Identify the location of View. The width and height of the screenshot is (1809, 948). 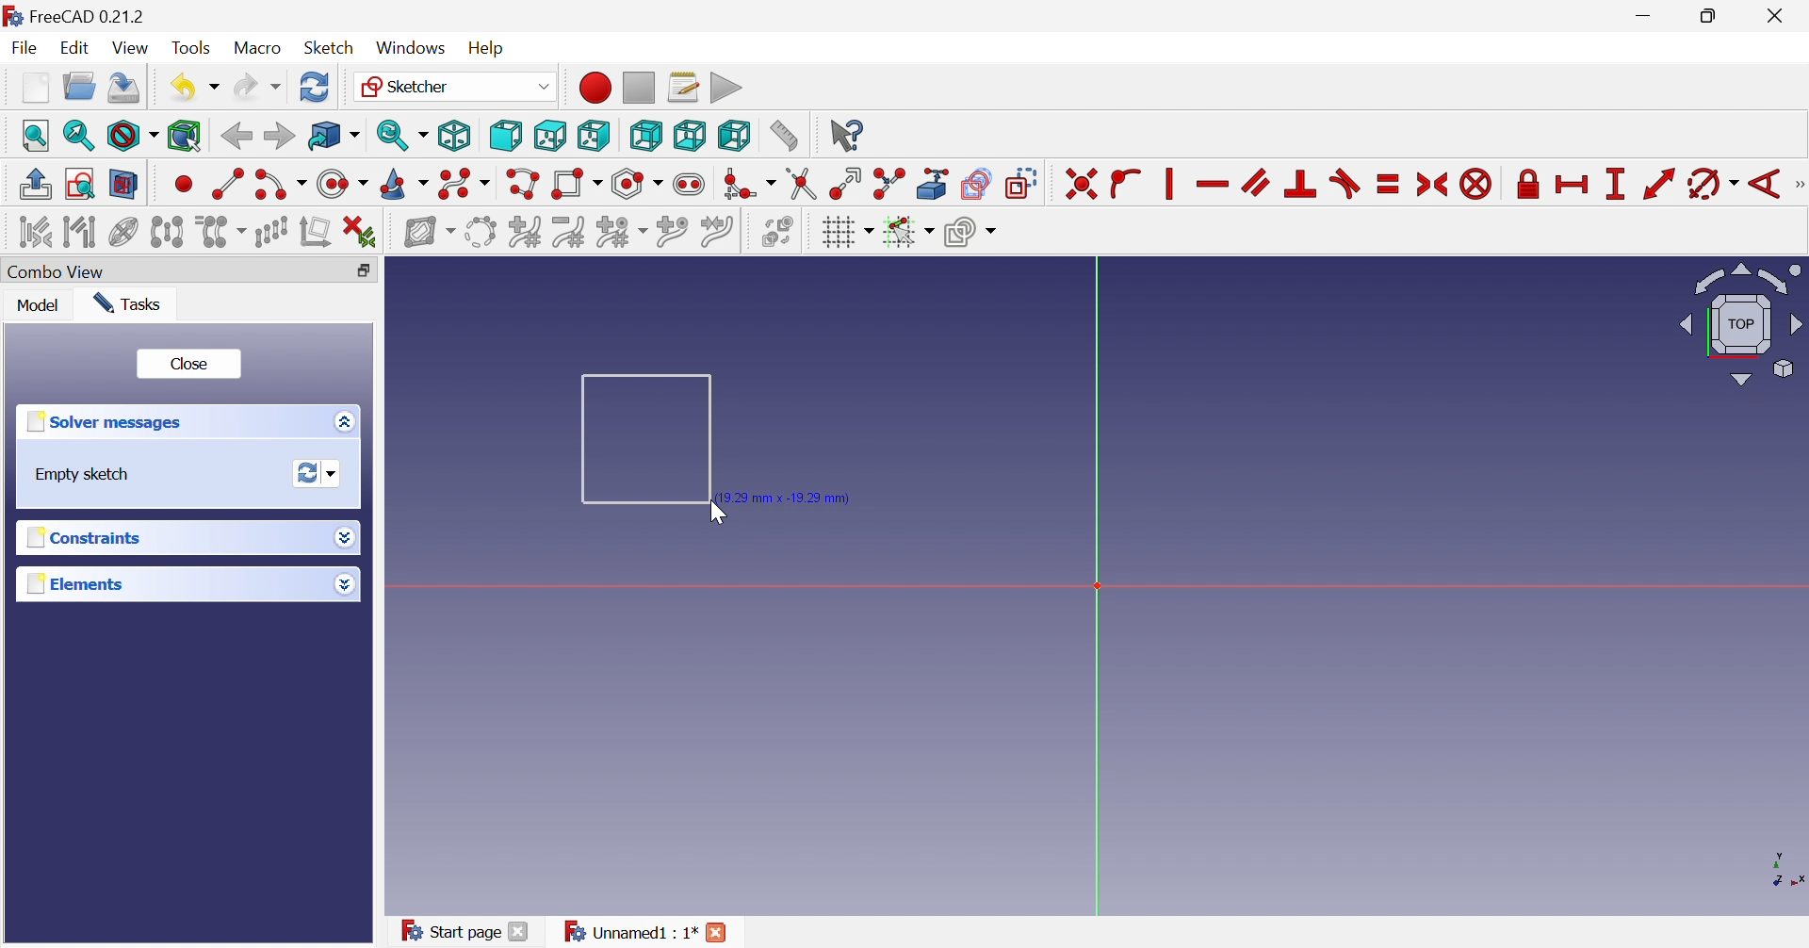
(133, 51).